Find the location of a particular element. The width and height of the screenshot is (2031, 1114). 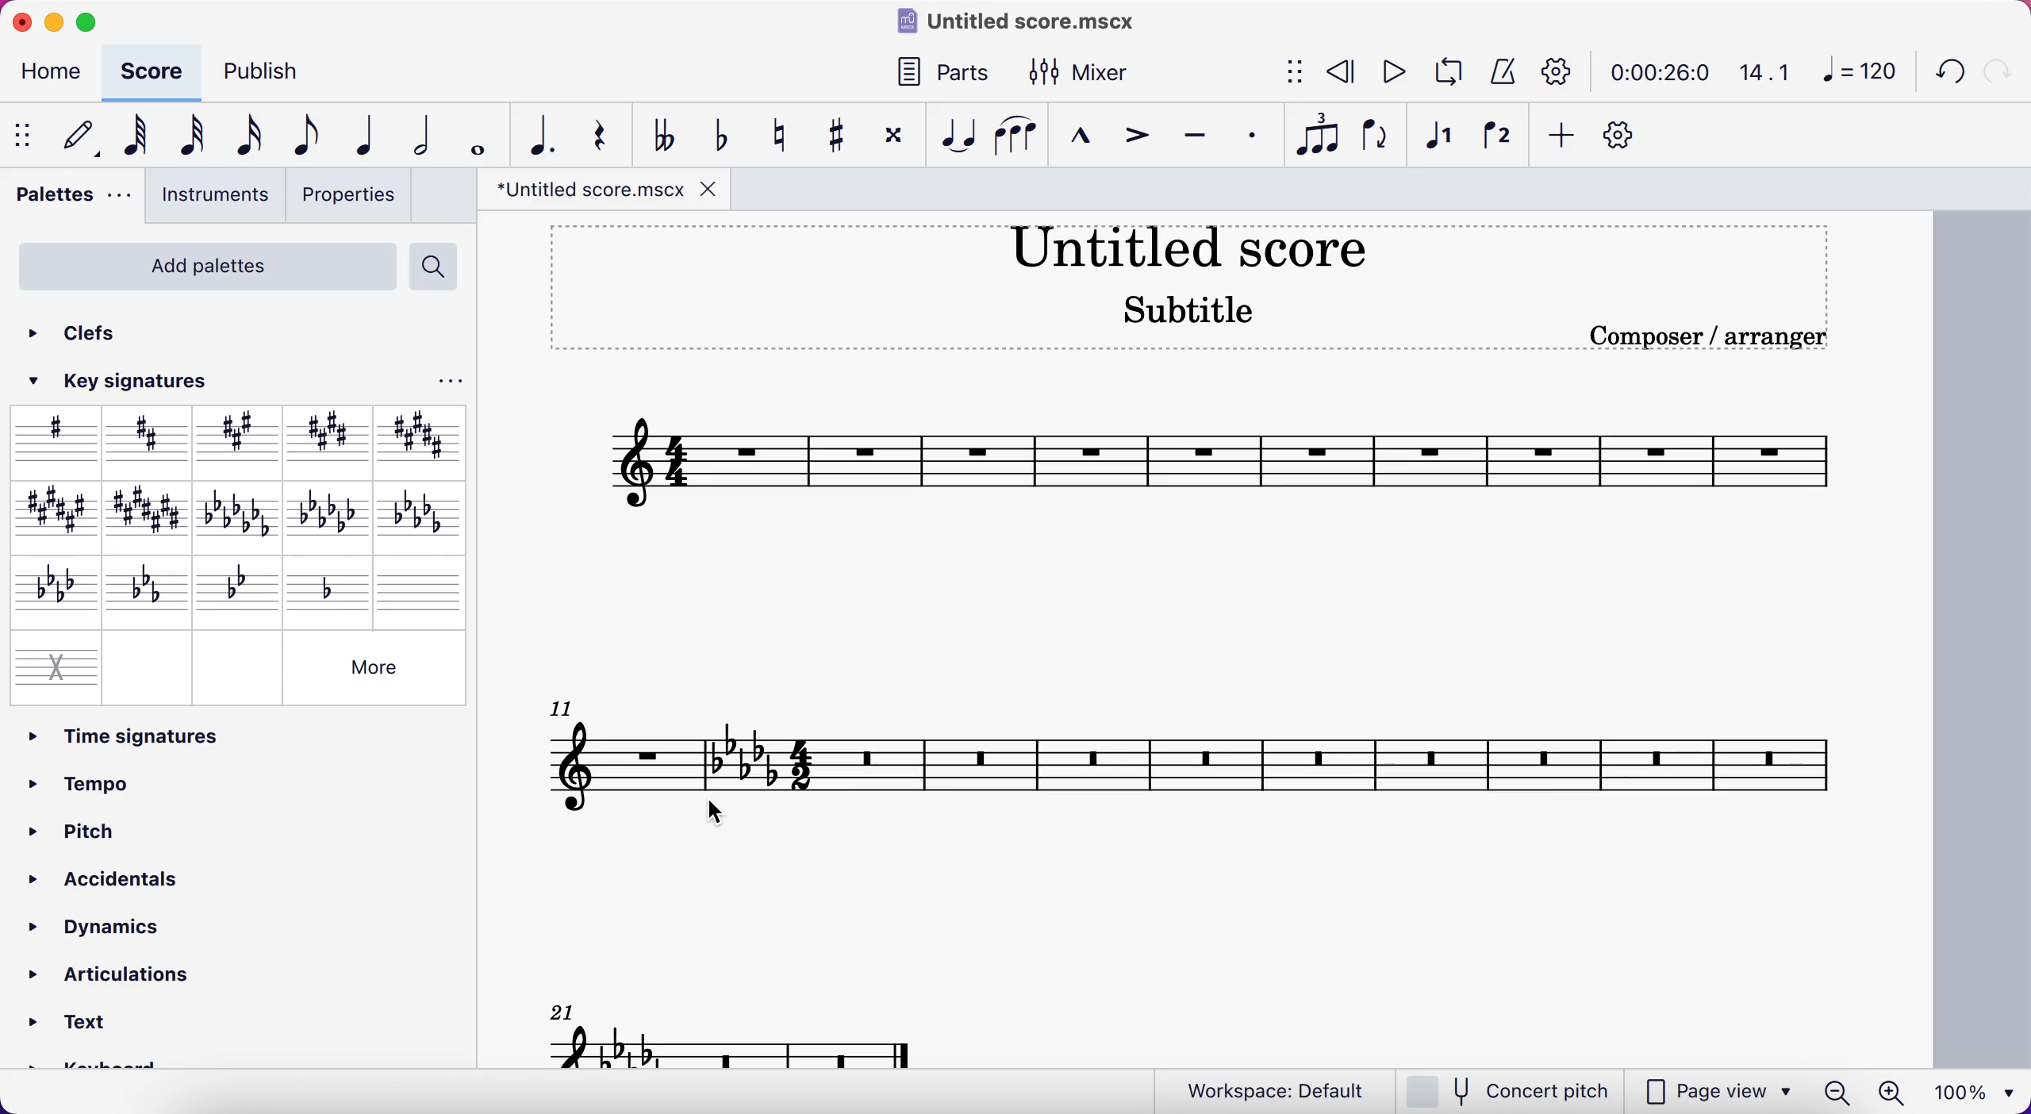

E minor is located at coordinates (331, 516).